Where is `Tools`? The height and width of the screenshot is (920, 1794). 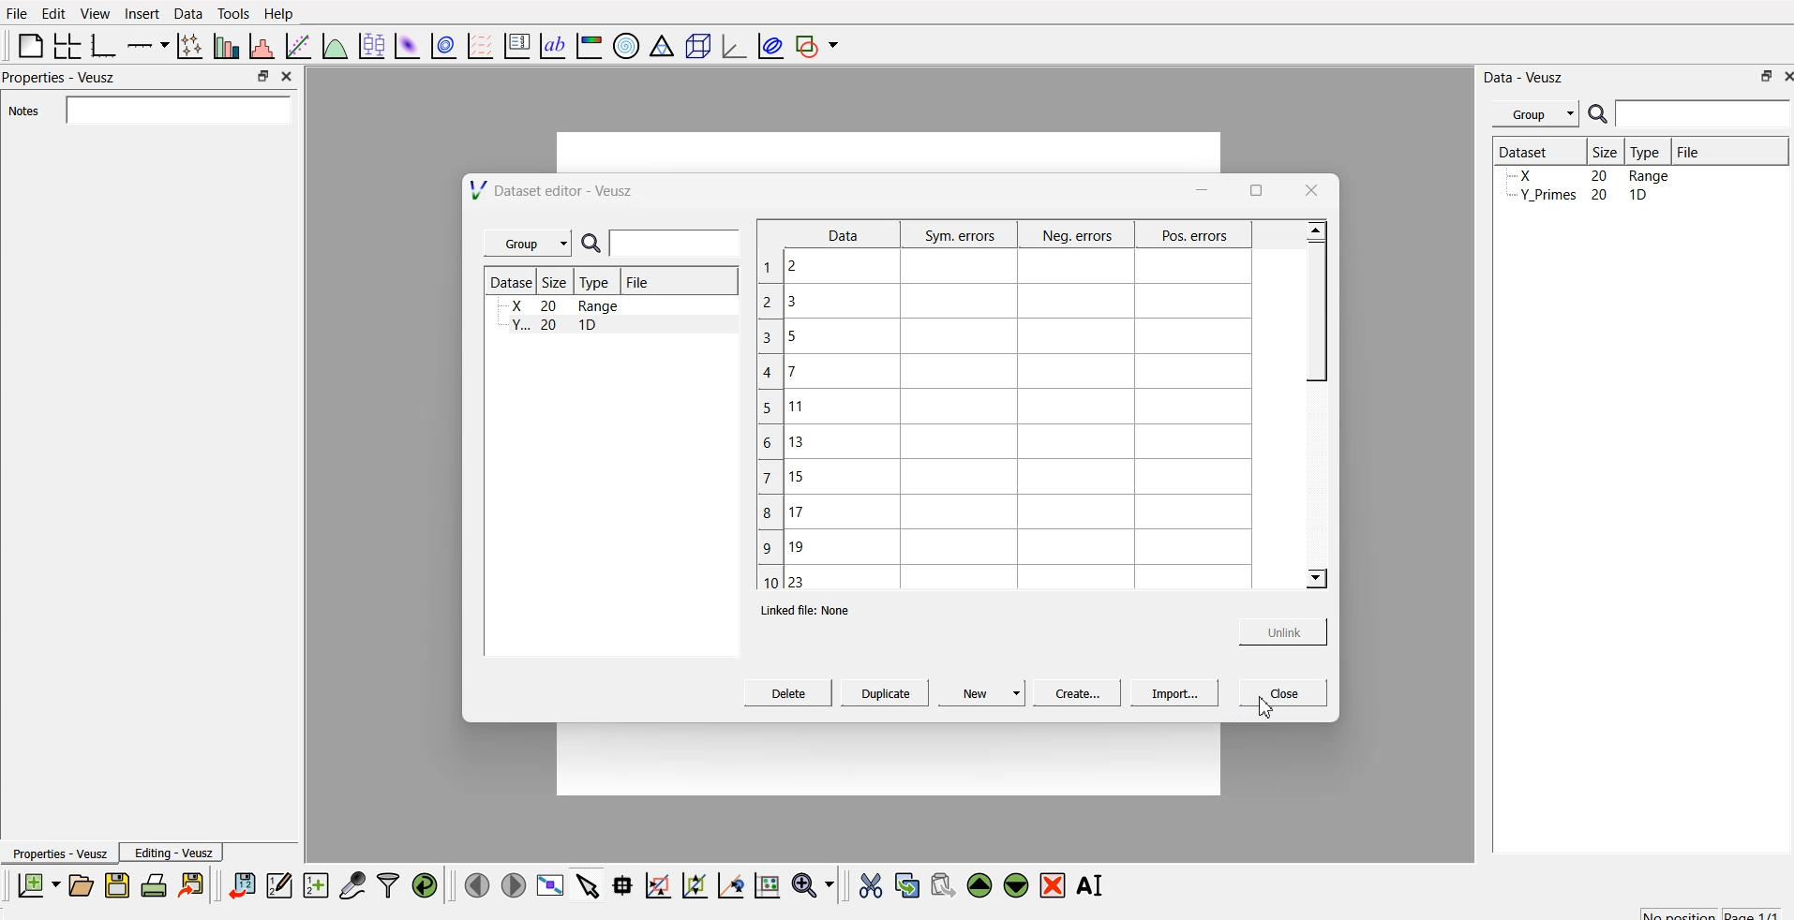
Tools is located at coordinates (232, 12).